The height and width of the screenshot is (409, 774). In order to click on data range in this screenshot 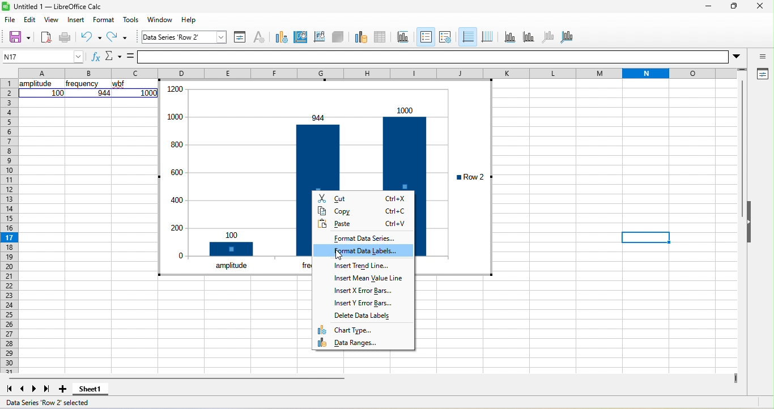, I will do `click(361, 38)`.